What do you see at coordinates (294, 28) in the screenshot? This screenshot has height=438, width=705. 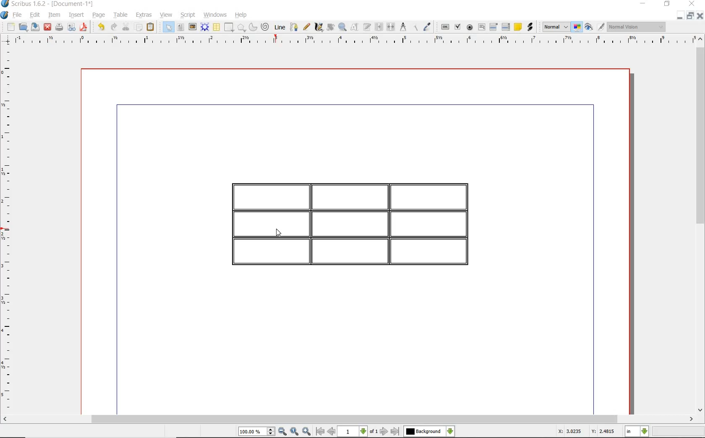 I see `bezier curve` at bounding box center [294, 28].